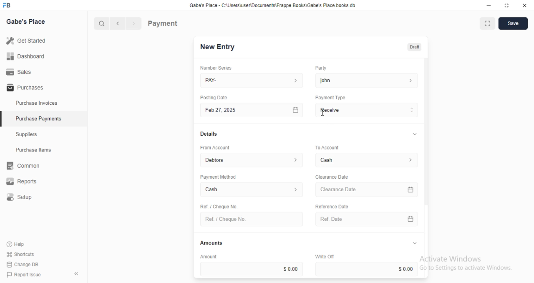 The image size is (534, 283). I want to click on Payment Type, so click(330, 98).